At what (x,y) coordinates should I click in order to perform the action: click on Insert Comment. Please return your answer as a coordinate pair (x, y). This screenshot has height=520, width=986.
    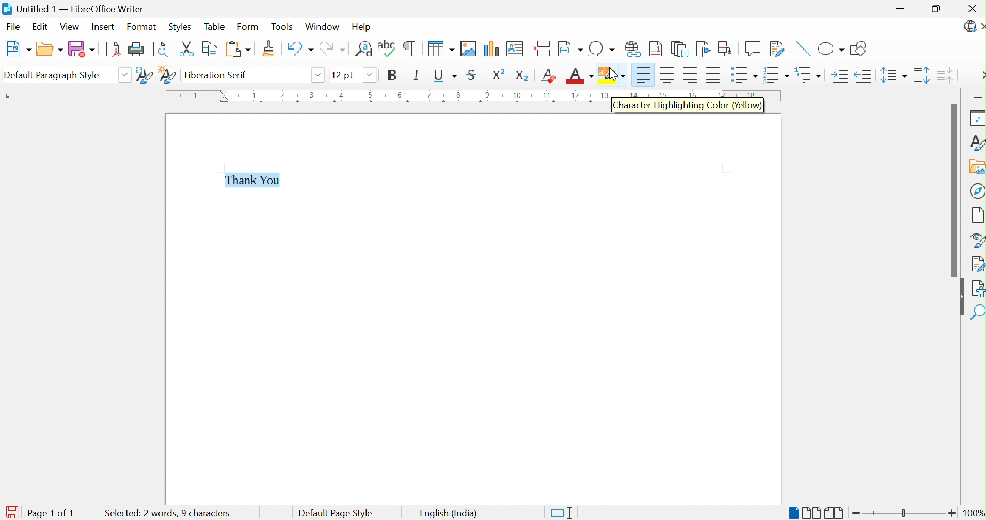
    Looking at the image, I should click on (753, 48).